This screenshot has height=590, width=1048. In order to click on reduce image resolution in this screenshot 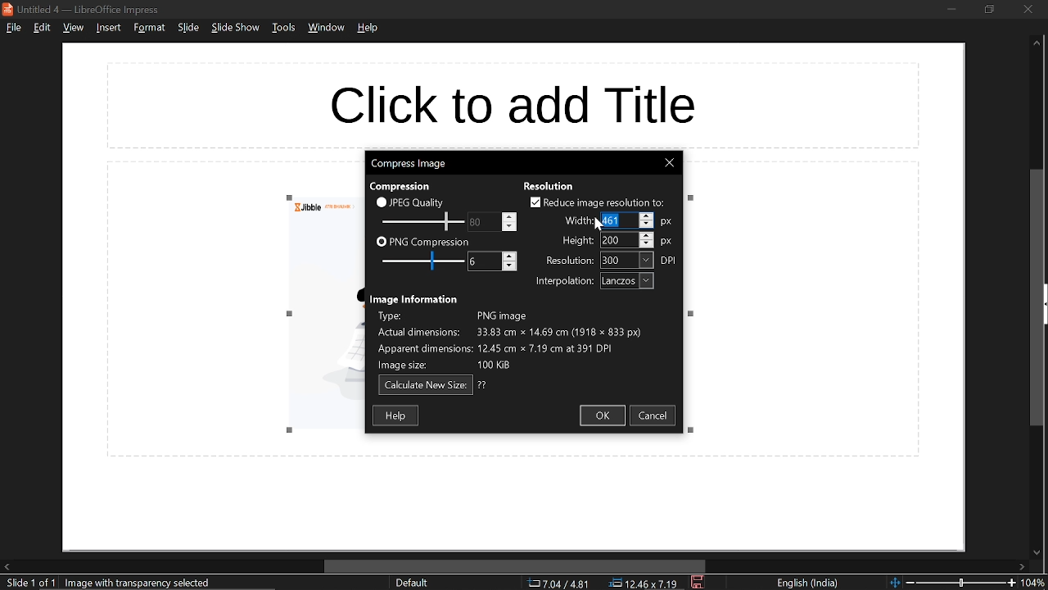, I will do `click(606, 202)`.